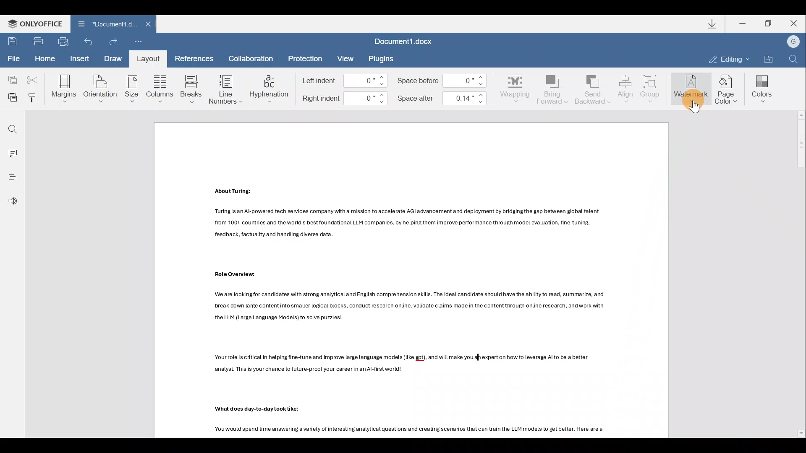  I want to click on , so click(403, 224).